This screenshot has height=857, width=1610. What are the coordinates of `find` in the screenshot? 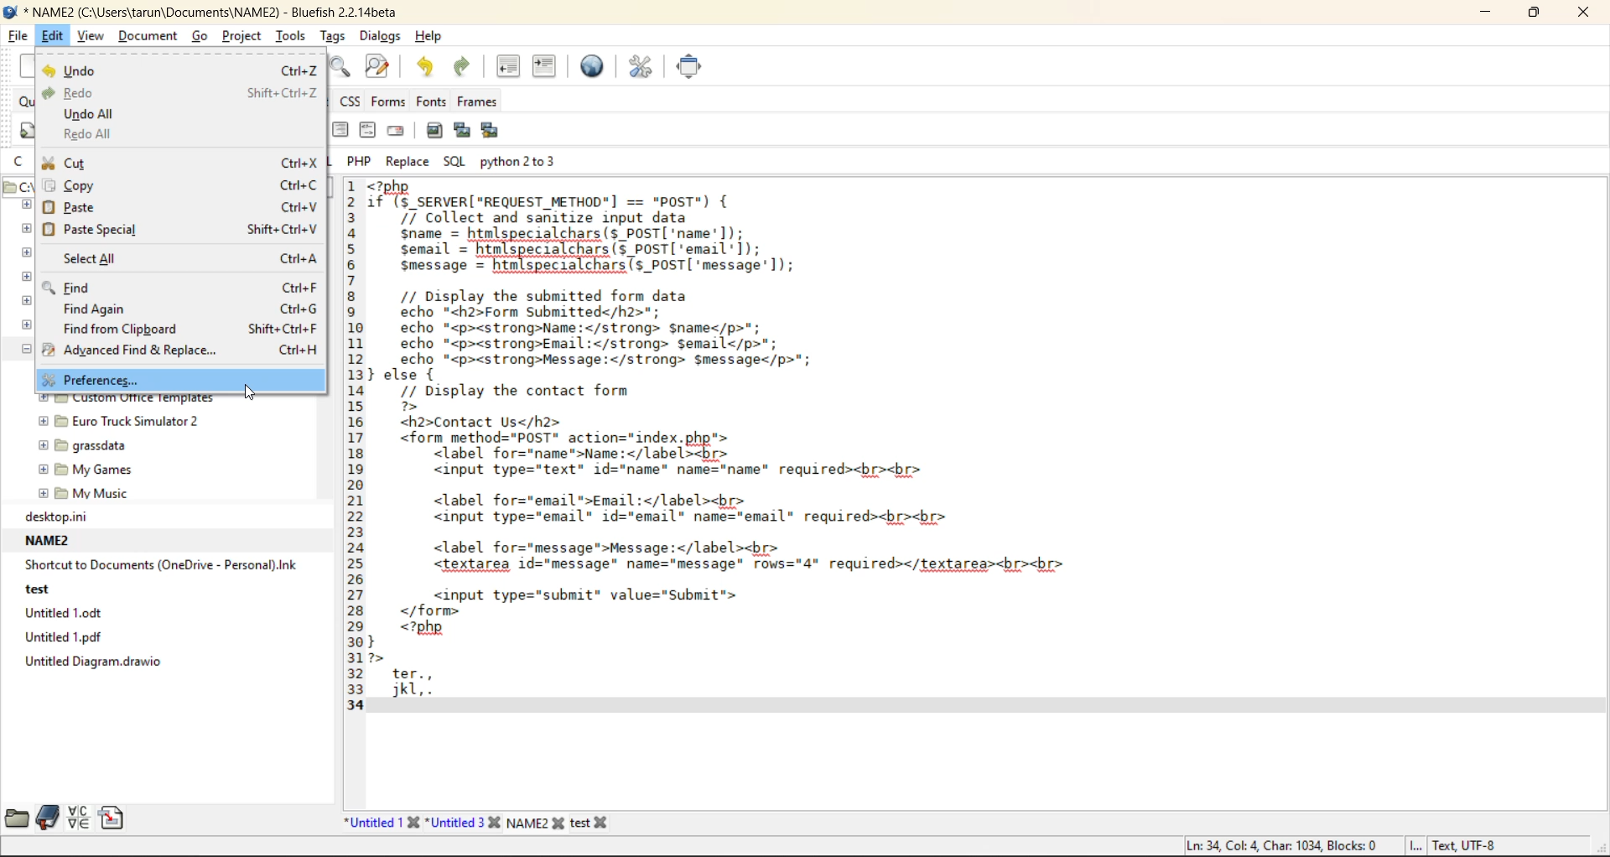 It's located at (337, 69).